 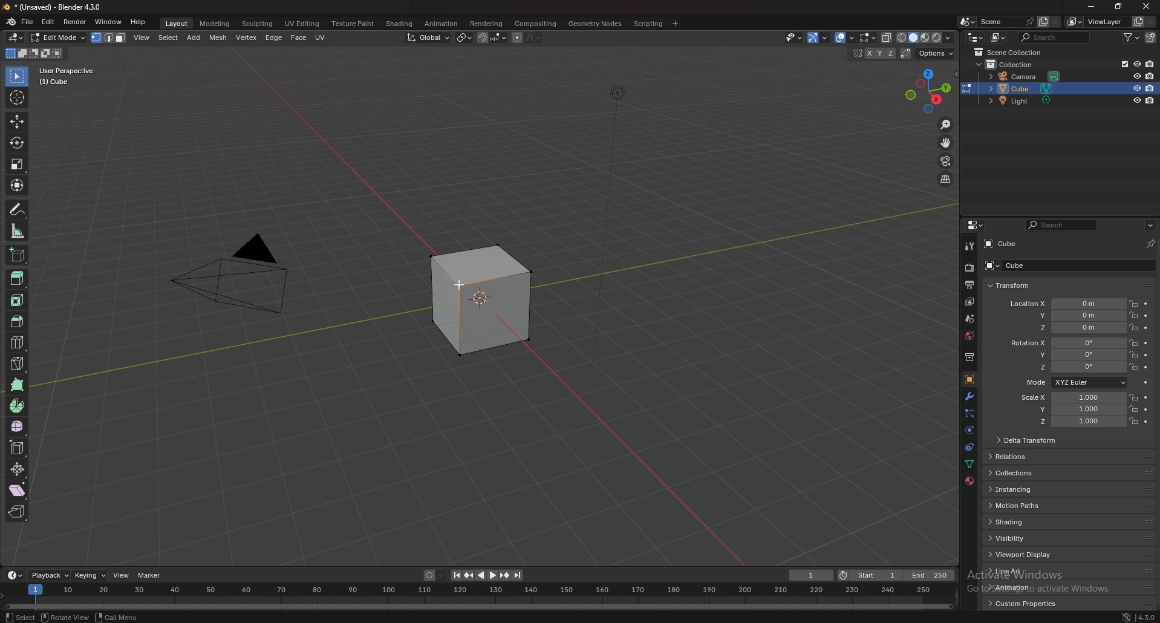 What do you see at coordinates (109, 22) in the screenshot?
I see `window` at bounding box center [109, 22].